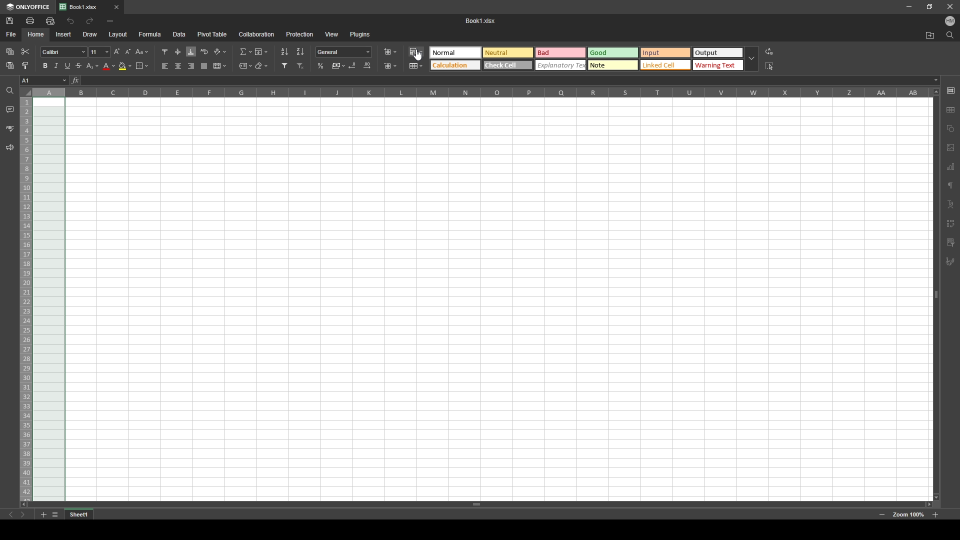 Image resolution: width=960 pixels, height=540 pixels. I want to click on scroll bar, so click(935, 294).